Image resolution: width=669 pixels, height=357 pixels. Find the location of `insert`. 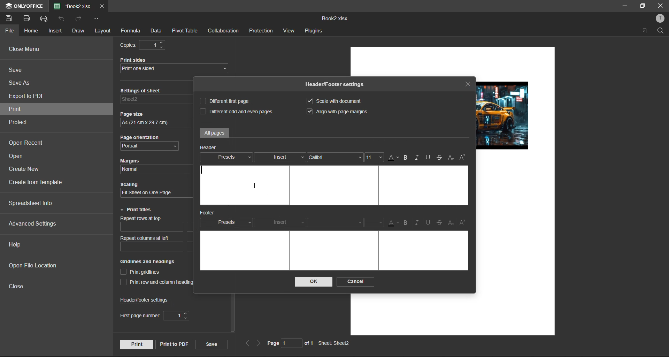

insert is located at coordinates (282, 221).